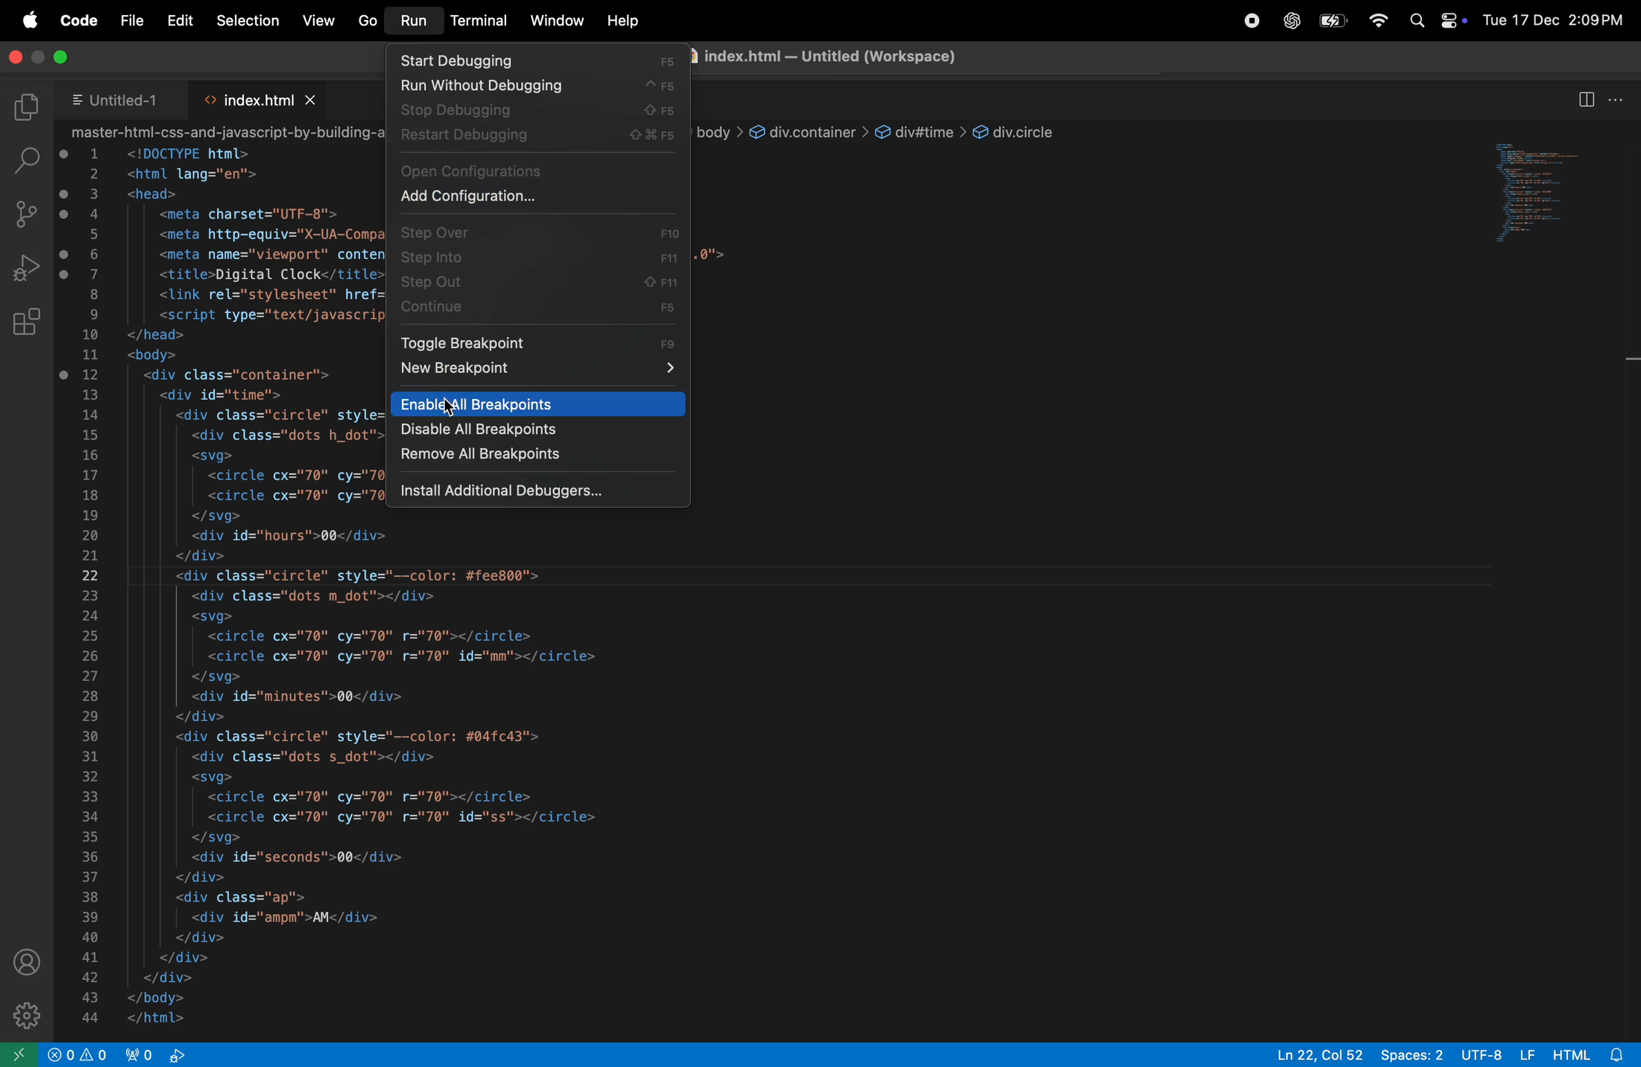 The image size is (1641, 1067). Describe the element at coordinates (25, 159) in the screenshot. I see `search` at that location.